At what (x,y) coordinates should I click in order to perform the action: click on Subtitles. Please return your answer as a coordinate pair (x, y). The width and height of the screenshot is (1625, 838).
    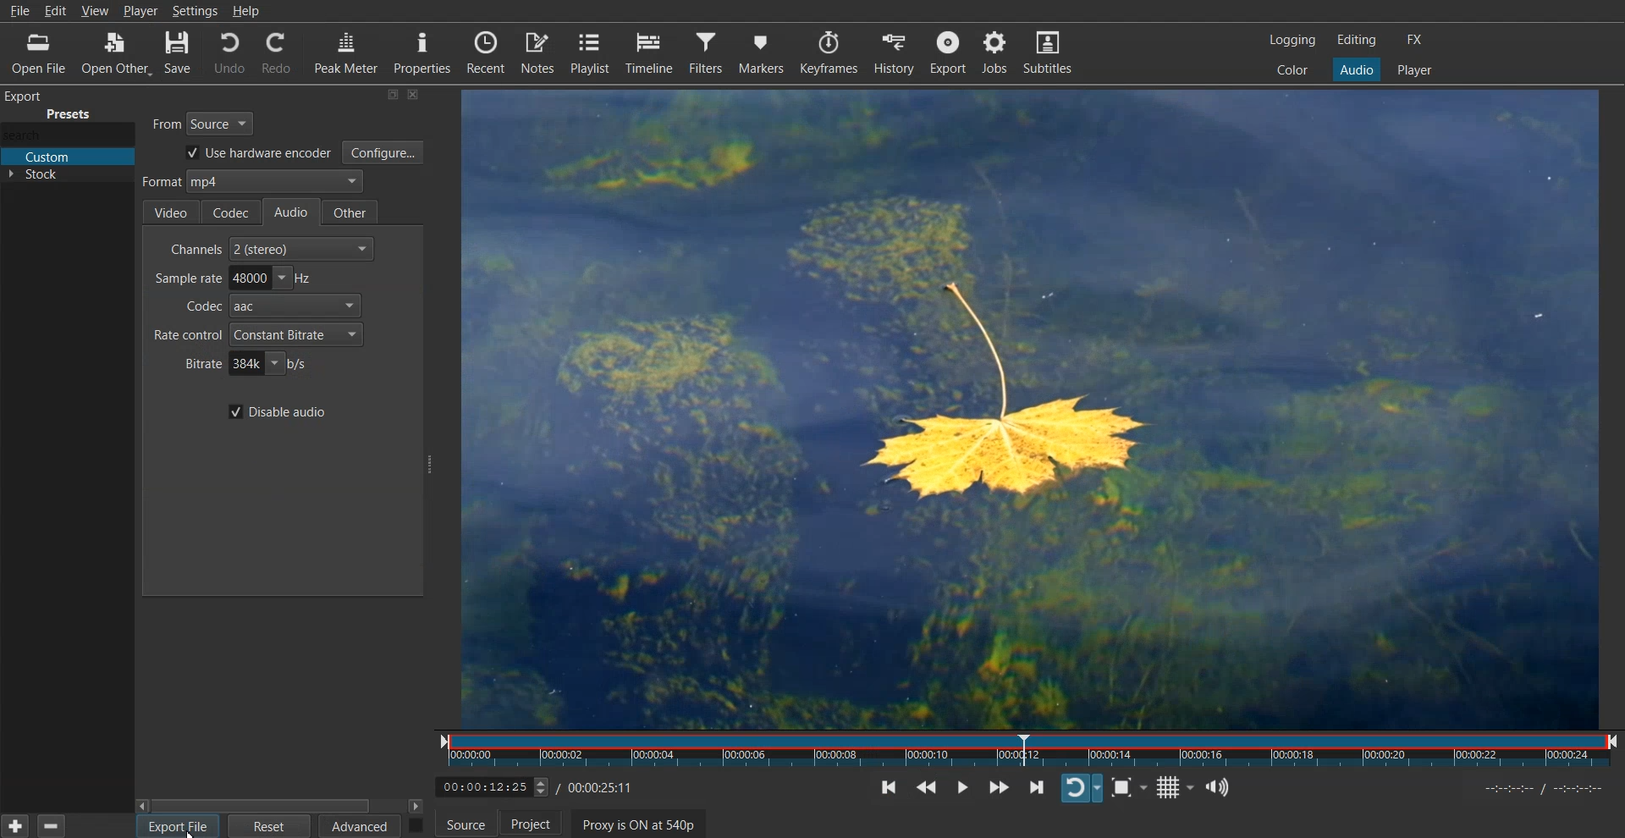
    Looking at the image, I should click on (1048, 51).